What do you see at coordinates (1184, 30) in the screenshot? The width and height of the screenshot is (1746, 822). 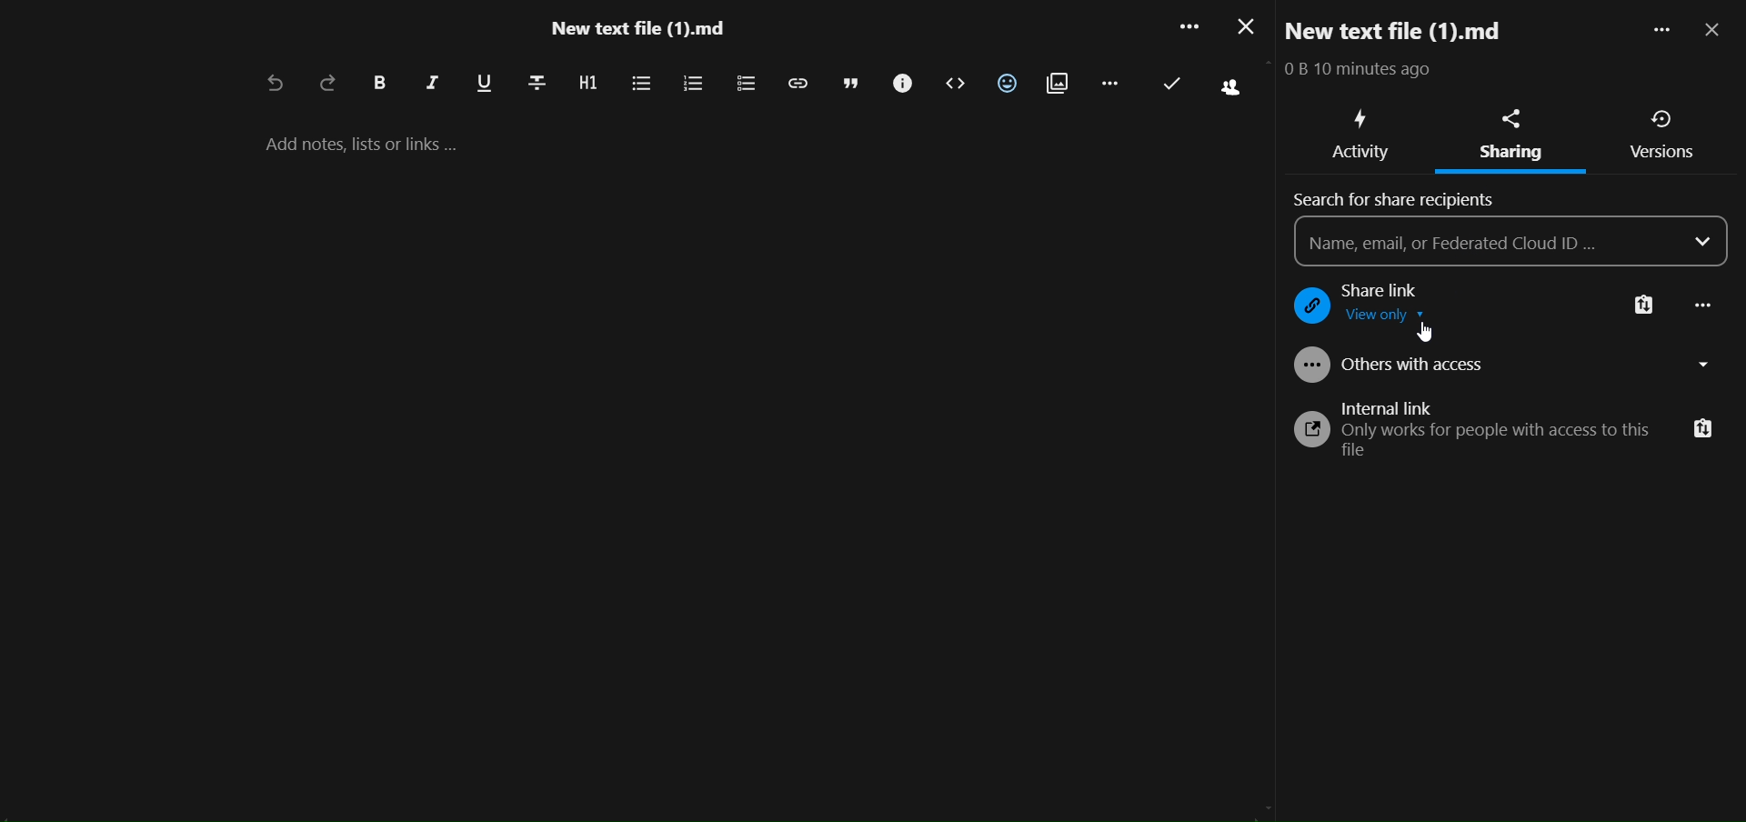 I see `more` at bounding box center [1184, 30].